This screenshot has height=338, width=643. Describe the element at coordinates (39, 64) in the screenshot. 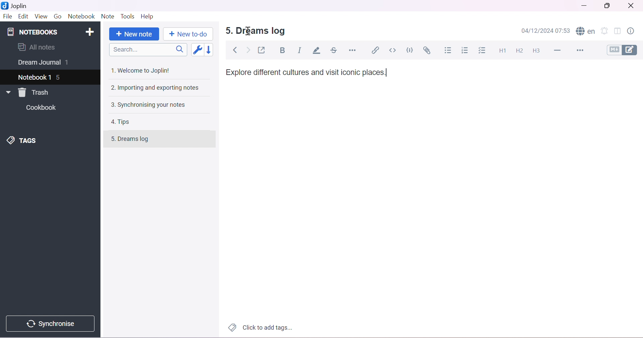

I see `Dream Journal` at that location.